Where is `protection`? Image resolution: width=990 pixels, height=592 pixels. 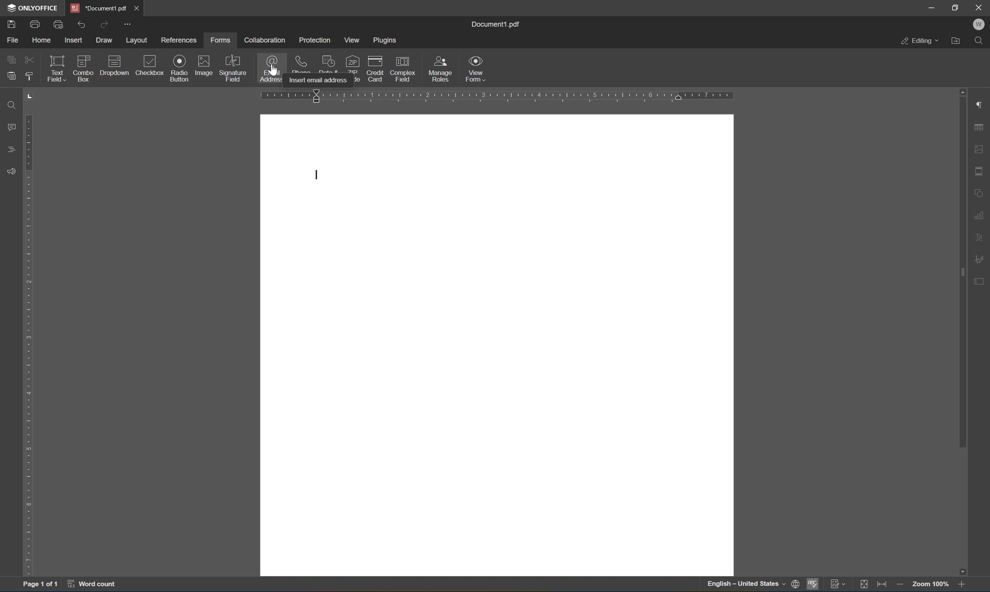 protection is located at coordinates (315, 40).